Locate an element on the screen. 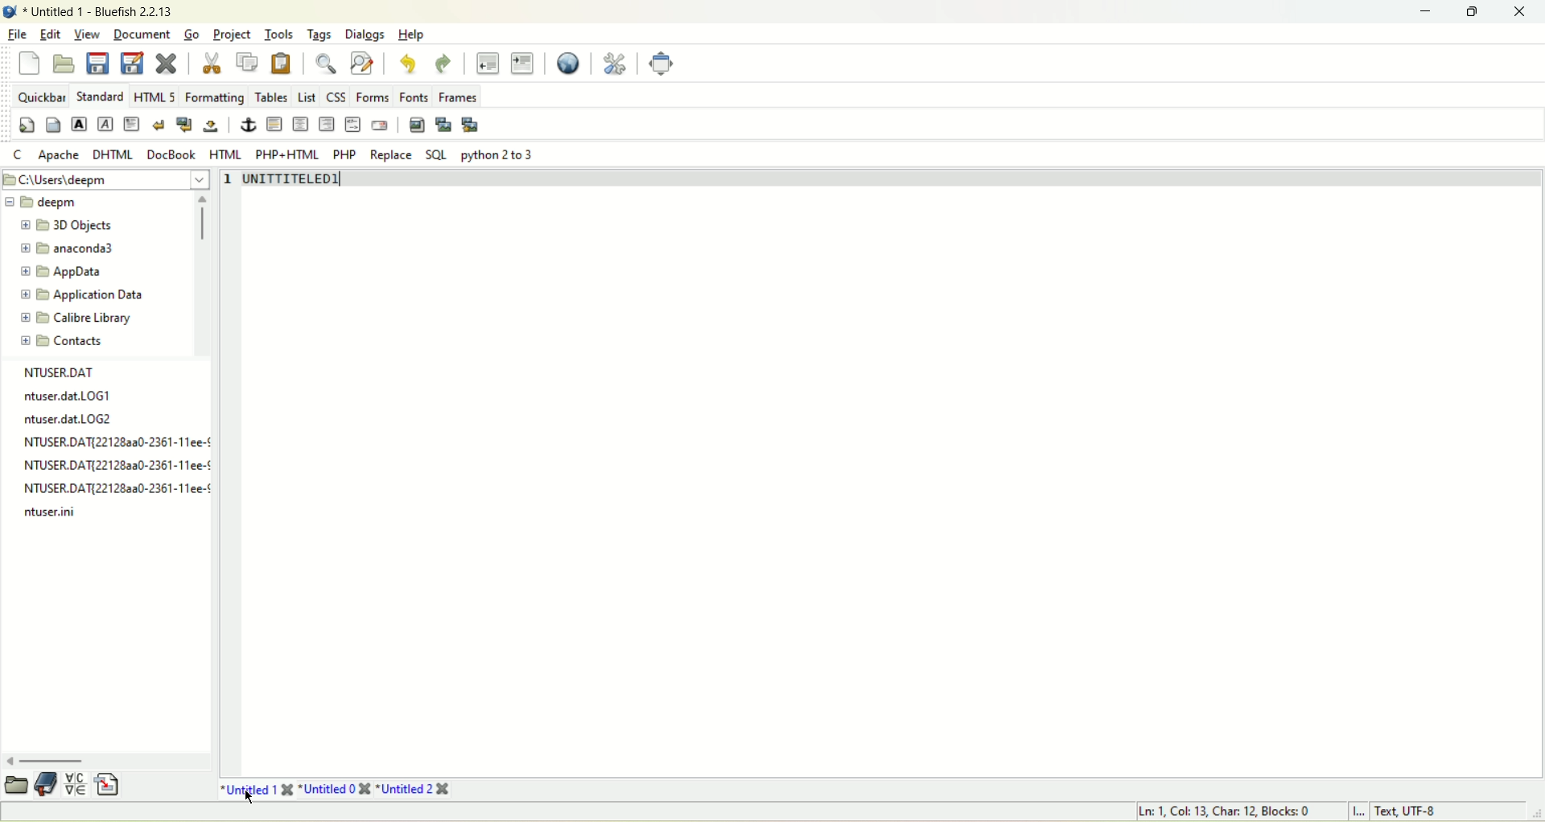  paste is located at coordinates (282, 64).